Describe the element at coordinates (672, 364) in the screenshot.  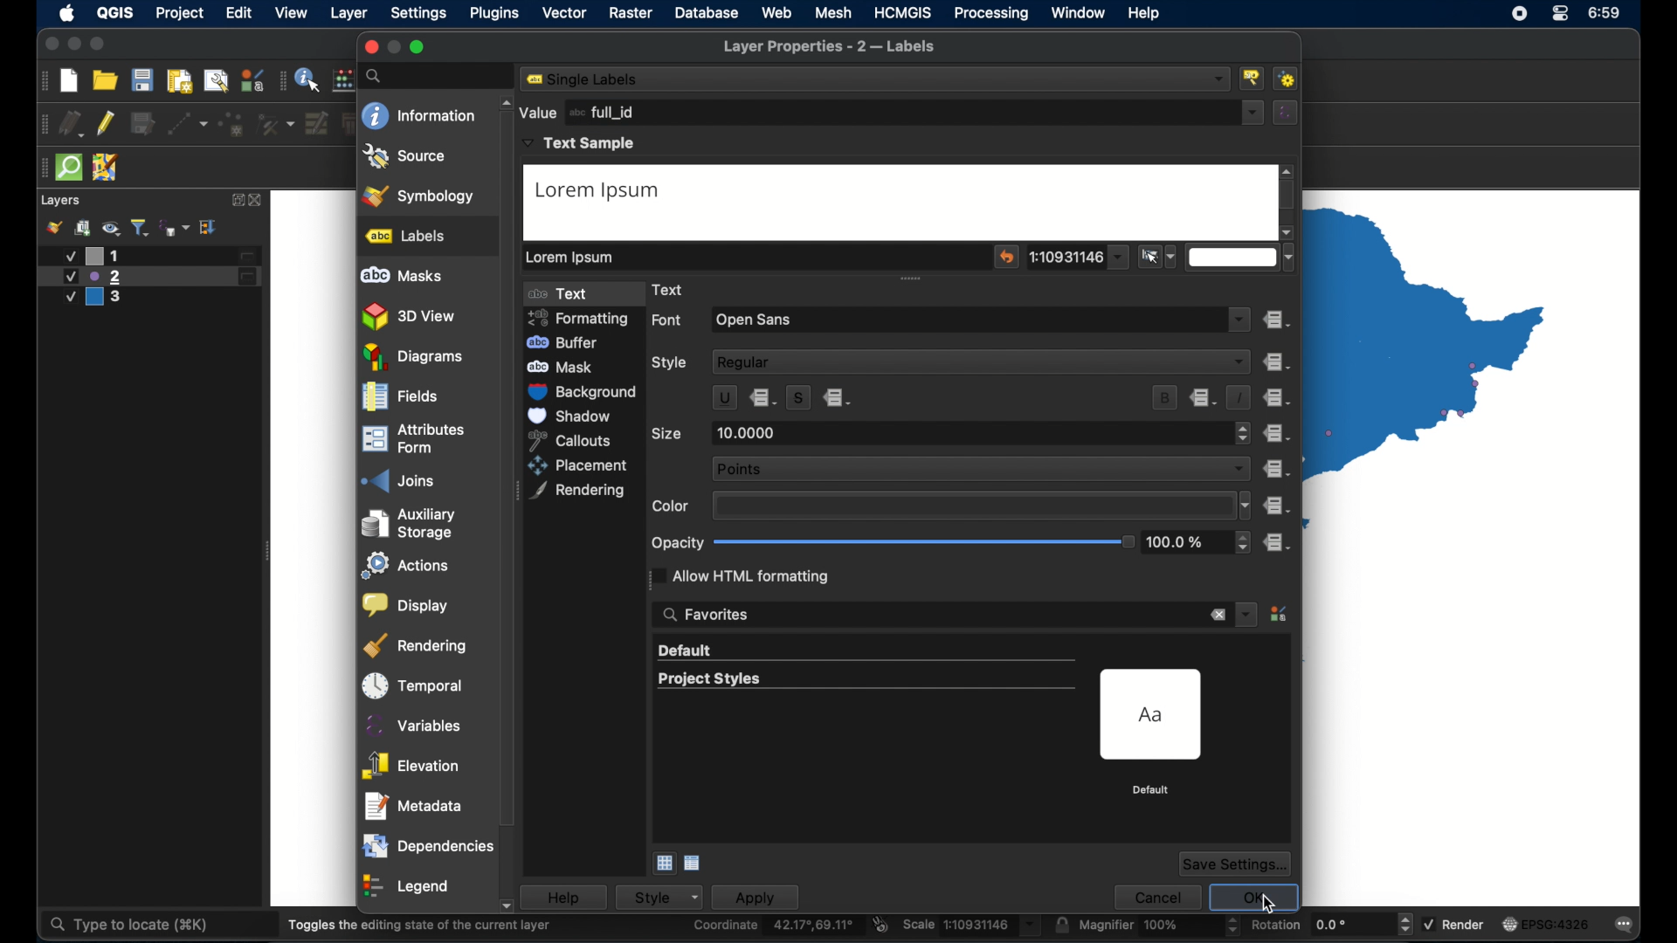
I see `style` at that location.